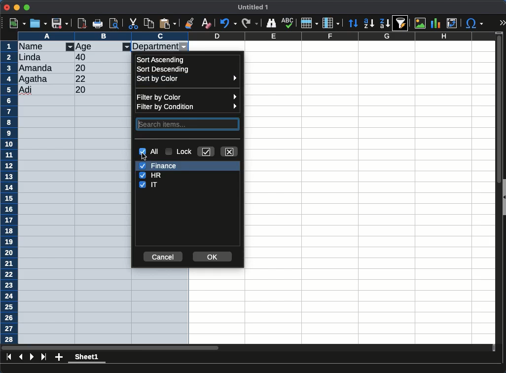 This screenshot has height=373, width=506. I want to click on age, so click(85, 47).